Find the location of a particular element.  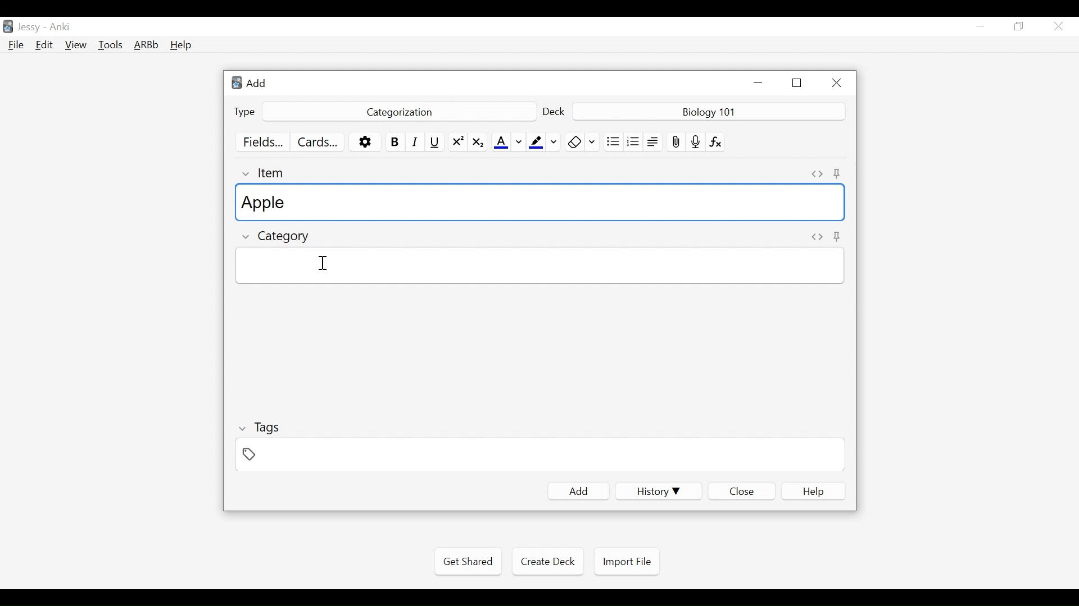

Remove Formatting is located at coordinates (582, 142).